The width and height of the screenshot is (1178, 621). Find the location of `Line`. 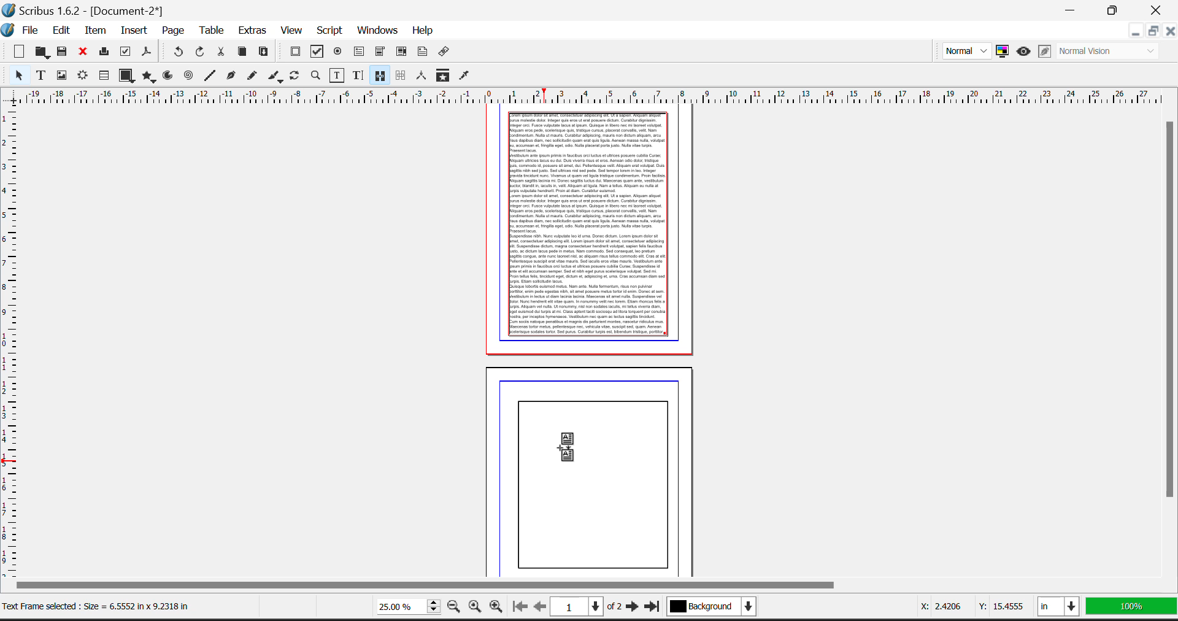

Line is located at coordinates (210, 76).